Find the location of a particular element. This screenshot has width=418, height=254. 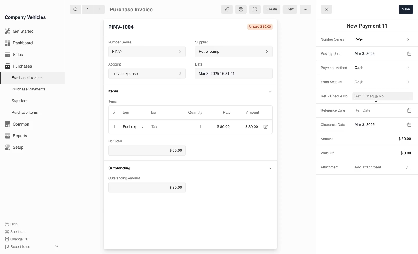

Number Series is located at coordinates (331, 40).